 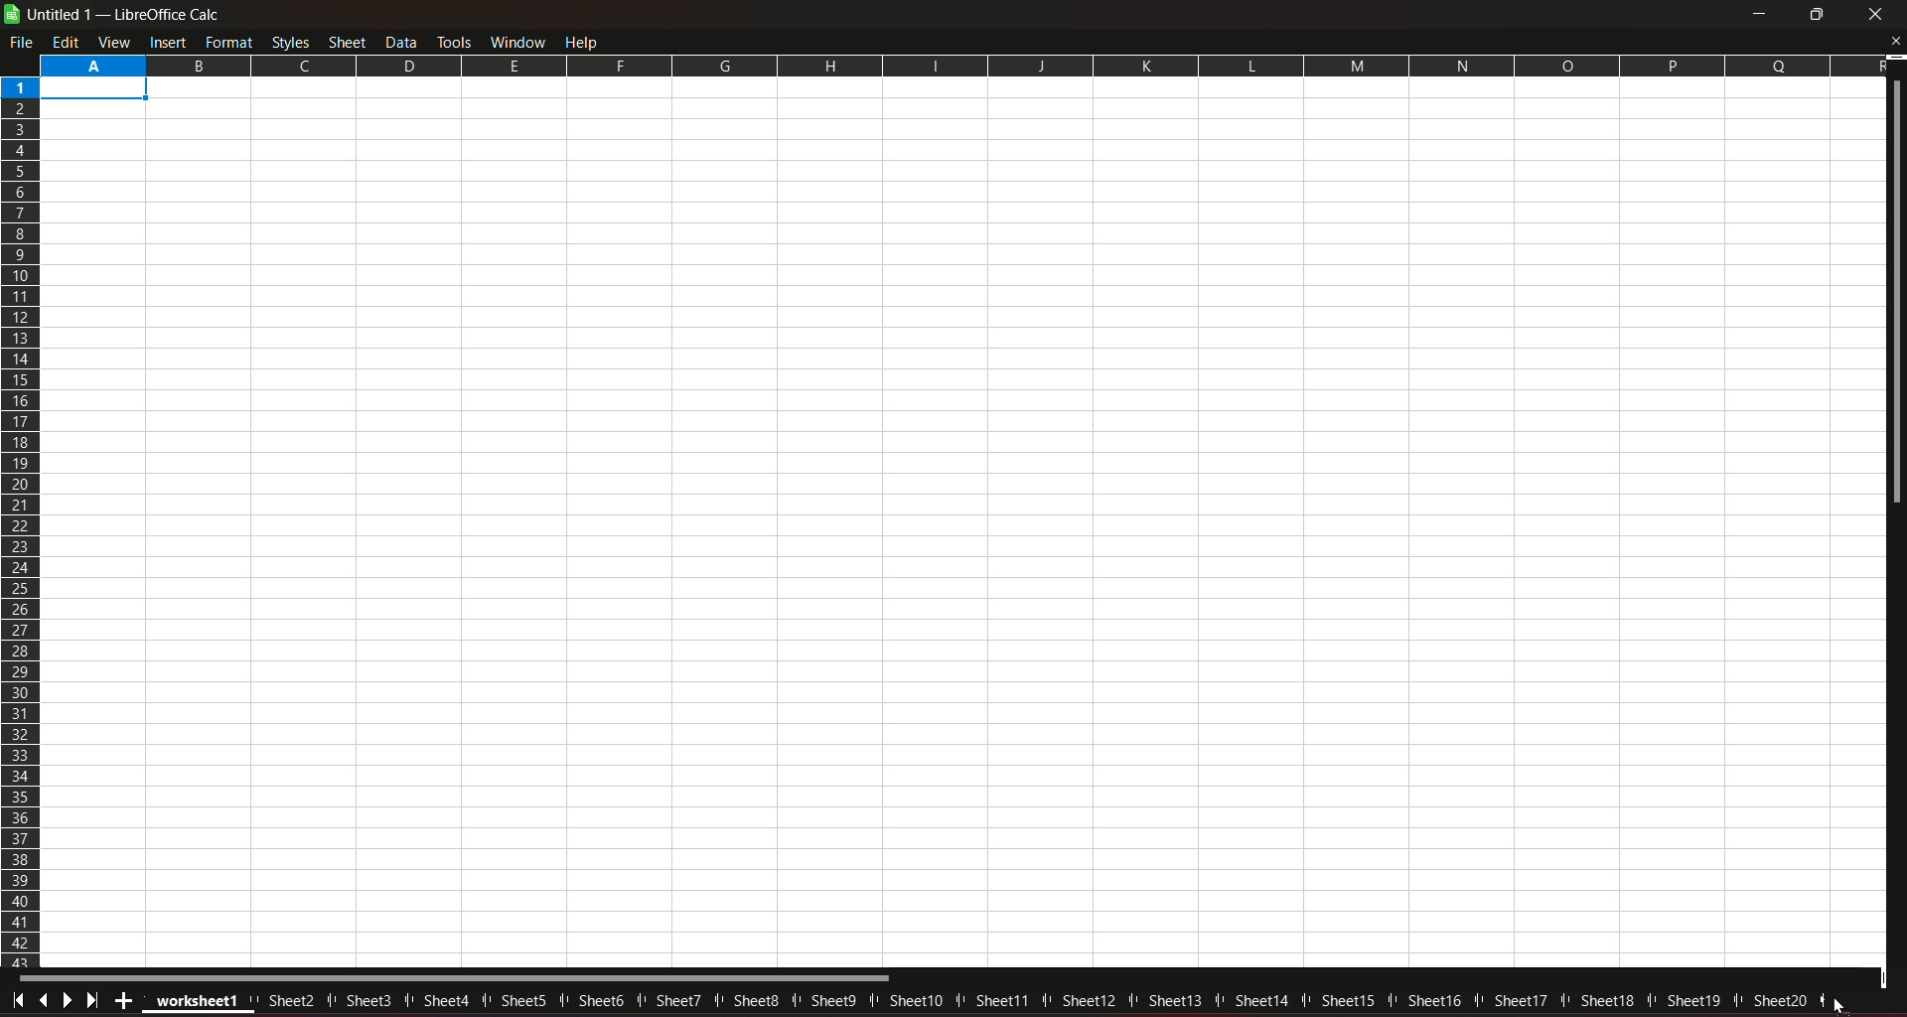 What do you see at coordinates (987, 1002) in the screenshot?
I see `worksheets` at bounding box center [987, 1002].